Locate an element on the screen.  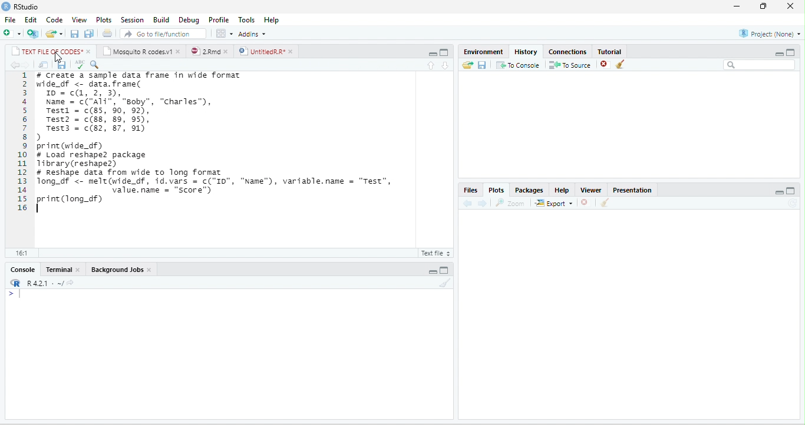
Presentation is located at coordinates (632, 190).